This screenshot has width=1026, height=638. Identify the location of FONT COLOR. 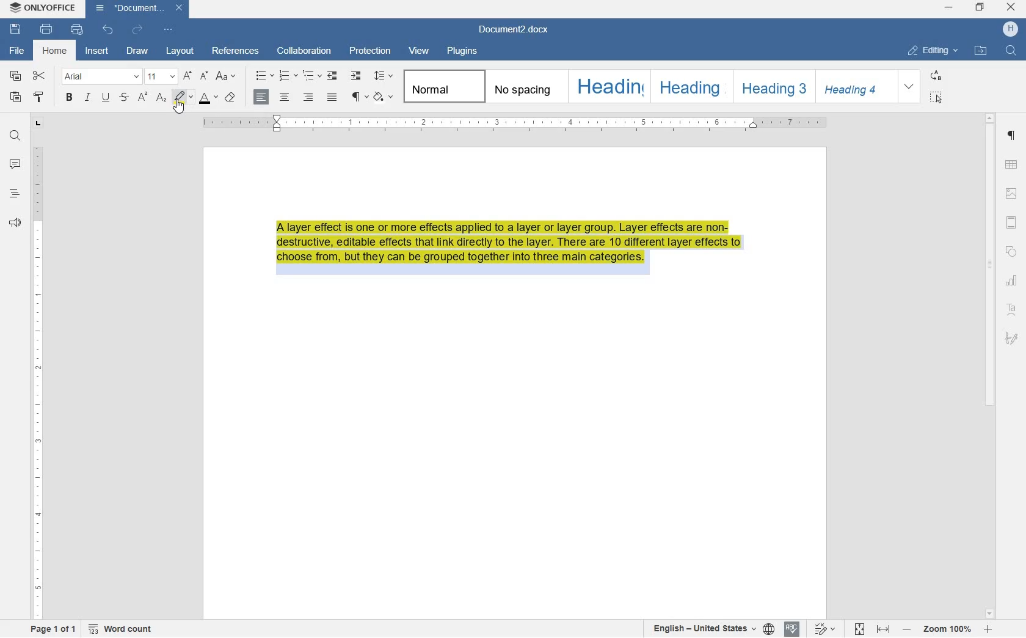
(208, 100).